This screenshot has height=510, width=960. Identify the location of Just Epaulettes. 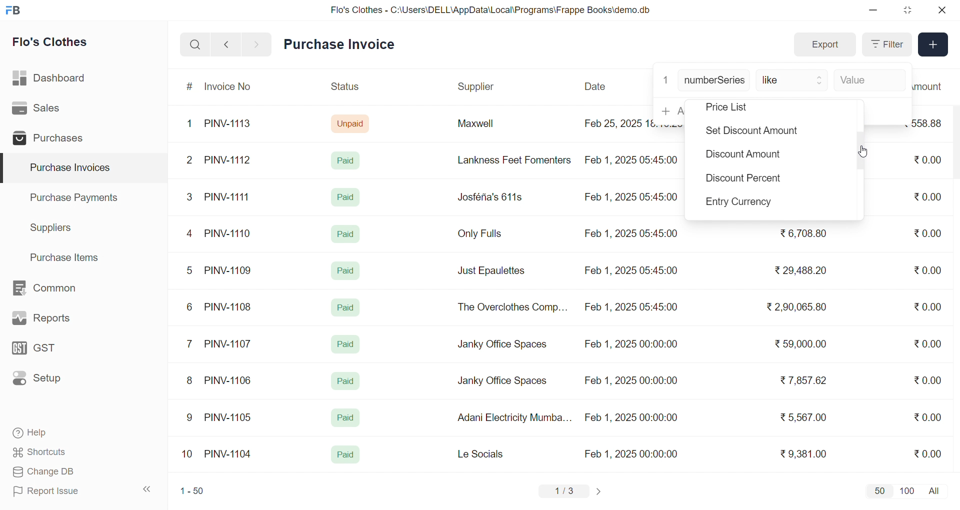
(495, 271).